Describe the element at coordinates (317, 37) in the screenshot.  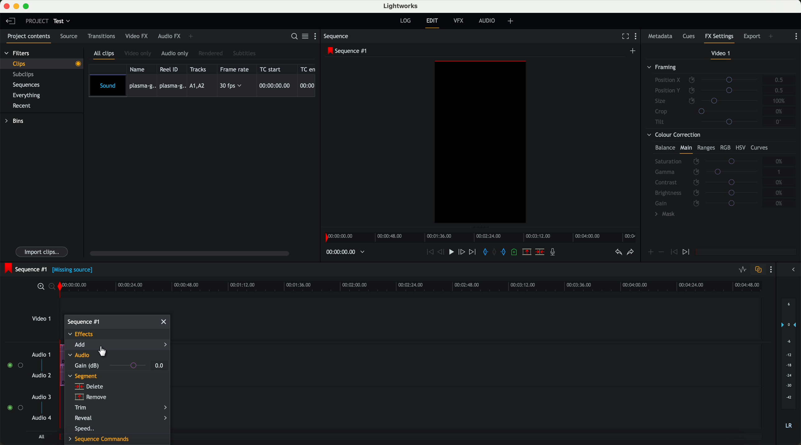
I see `show settings menu` at that location.